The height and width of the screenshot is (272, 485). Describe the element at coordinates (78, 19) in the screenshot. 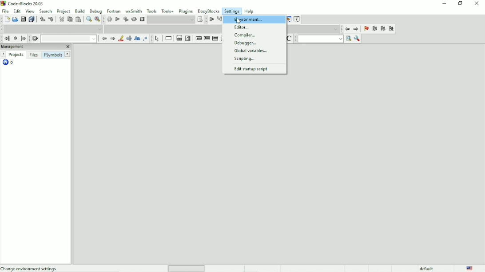

I see `Paste` at that location.